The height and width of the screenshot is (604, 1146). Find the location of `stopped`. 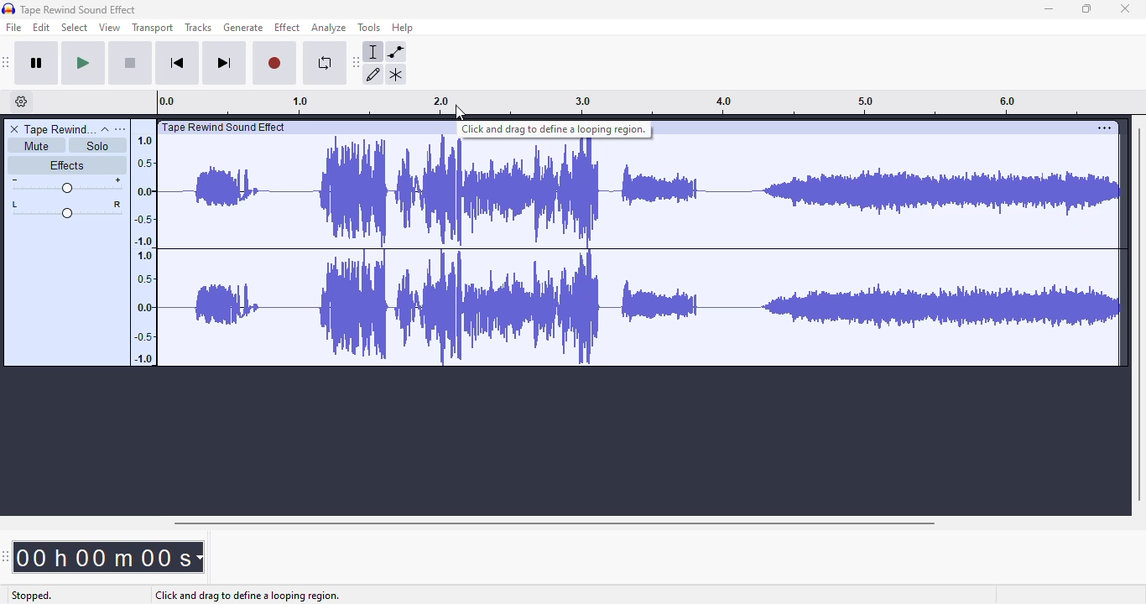

stopped is located at coordinates (31, 596).